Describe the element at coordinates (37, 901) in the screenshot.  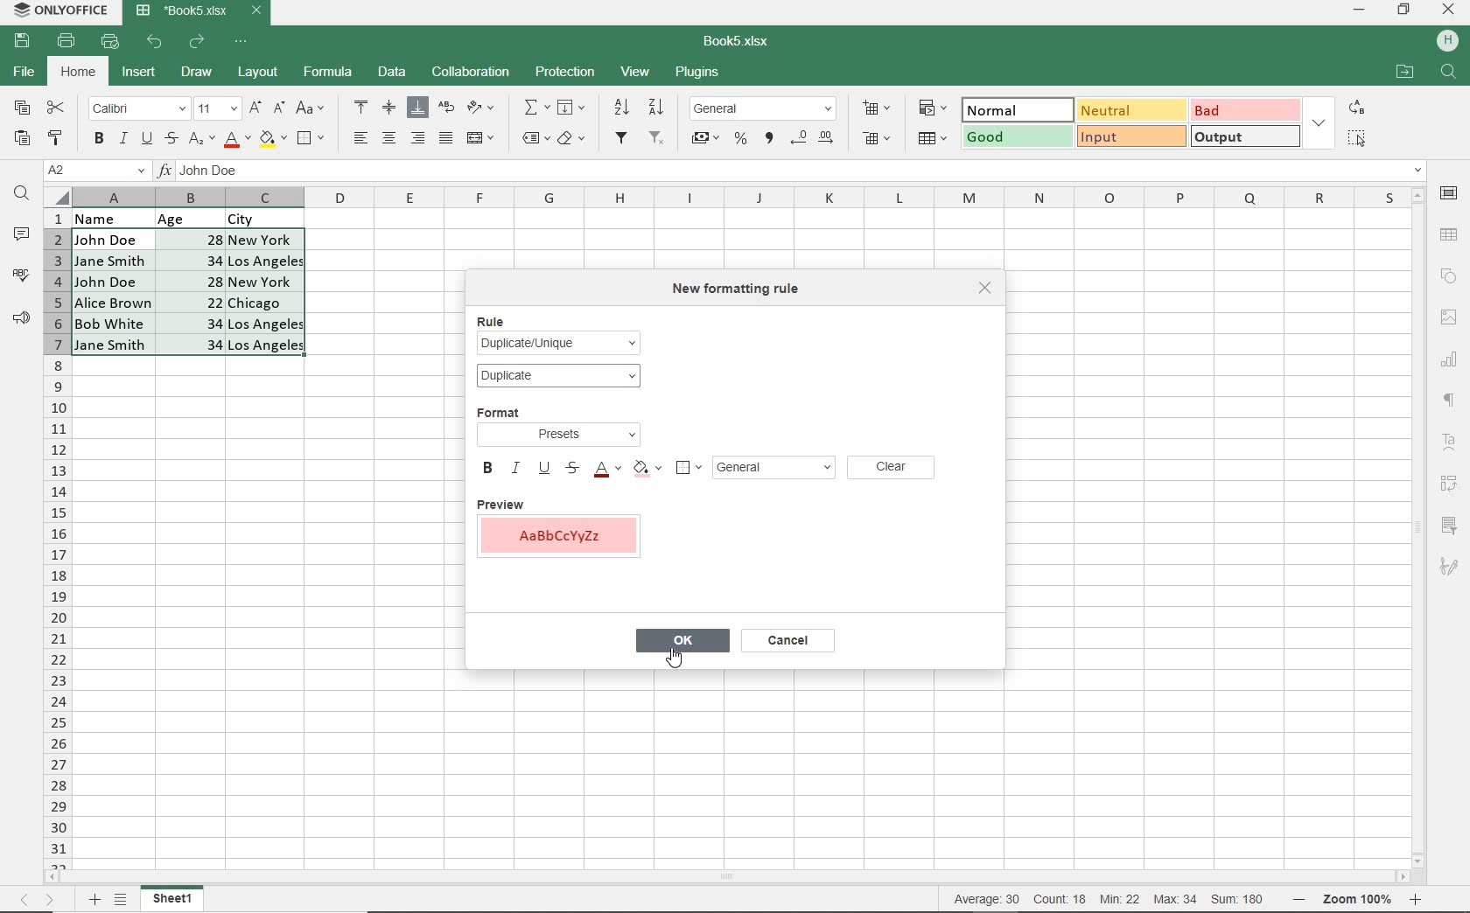
I see `MOVE SHEETS` at that location.